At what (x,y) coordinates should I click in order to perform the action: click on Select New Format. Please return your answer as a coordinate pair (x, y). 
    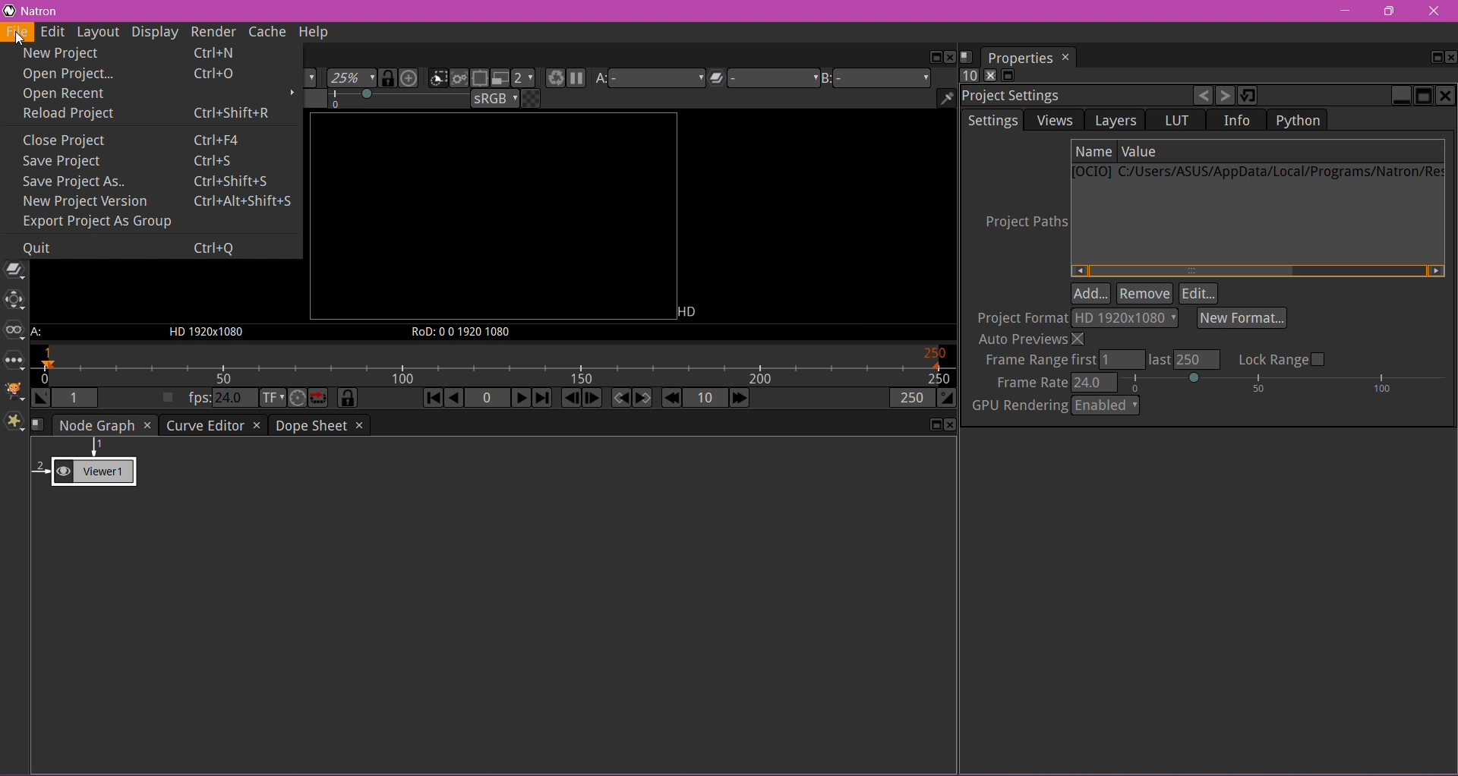
    Looking at the image, I should click on (1241, 319).